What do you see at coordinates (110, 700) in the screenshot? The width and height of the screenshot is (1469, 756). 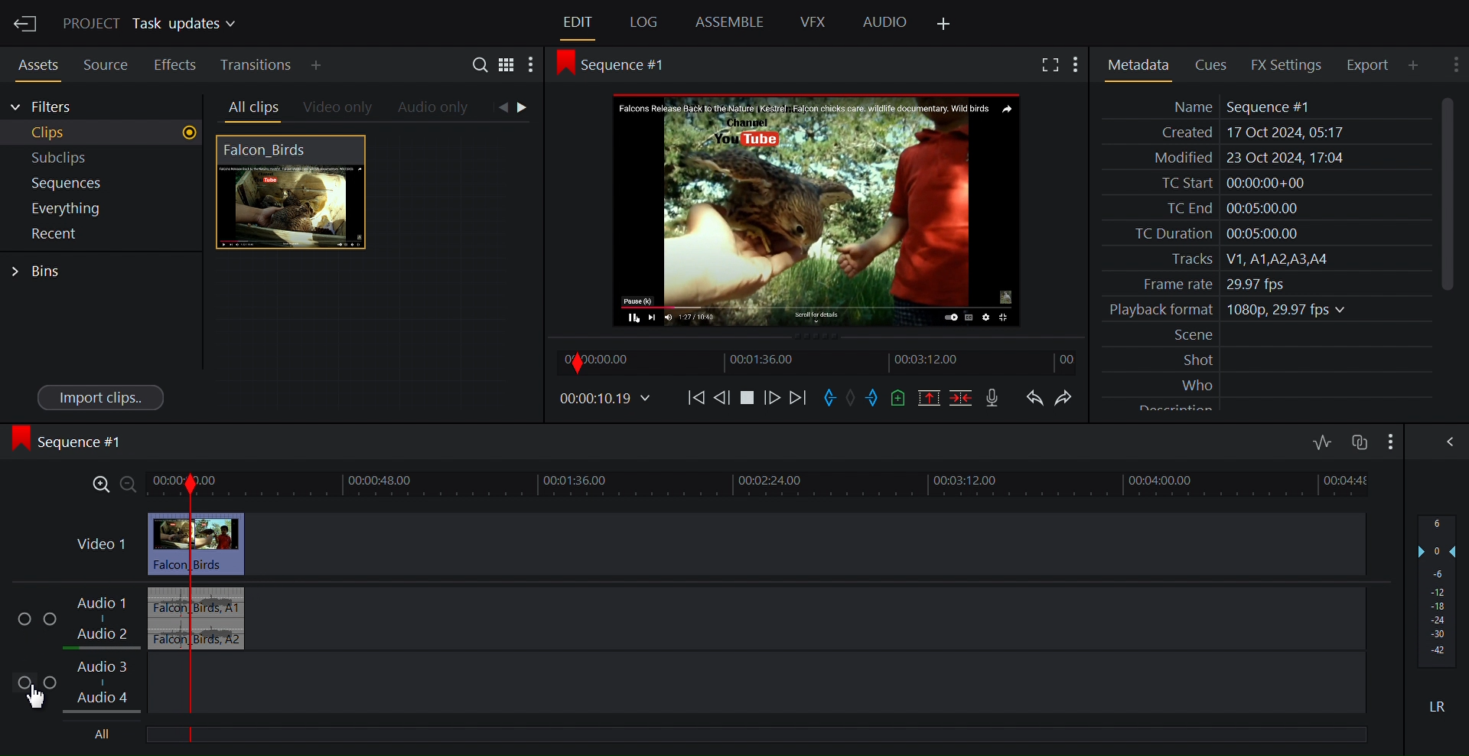 I see `Audio 4` at bounding box center [110, 700].